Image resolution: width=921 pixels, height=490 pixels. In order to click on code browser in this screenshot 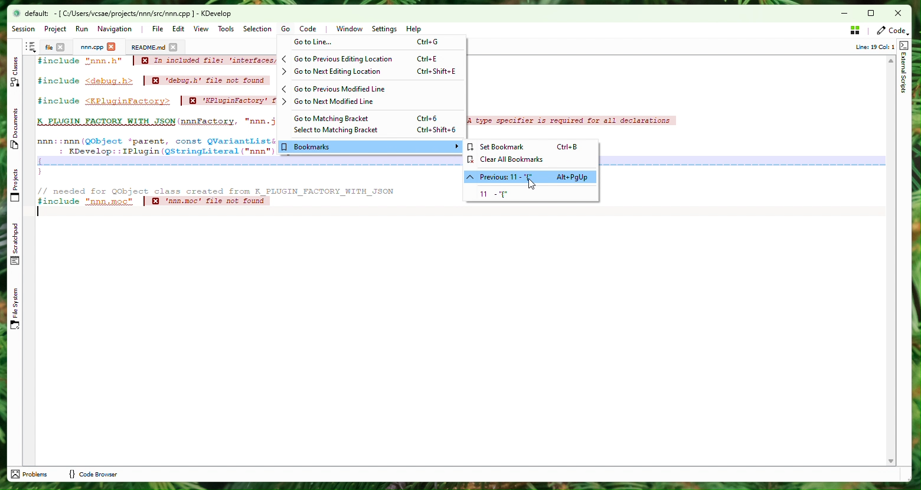, I will do `click(93, 474)`.